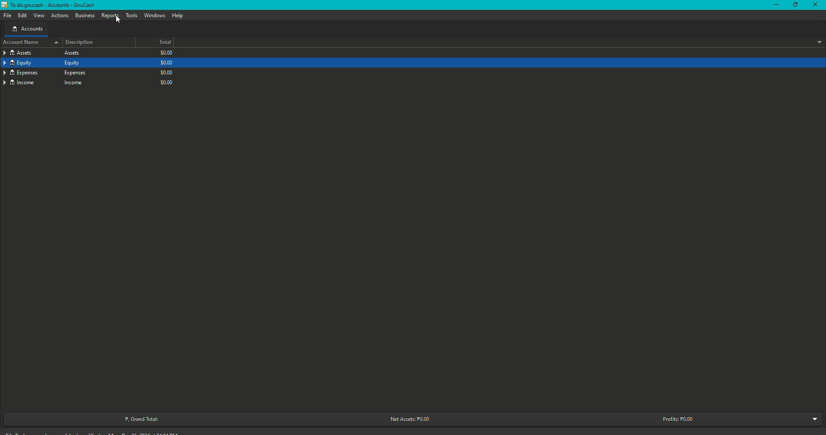  What do you see at coordinates (8, 15) in the screenshot?
I see `File` at bounding box center [8, 15].